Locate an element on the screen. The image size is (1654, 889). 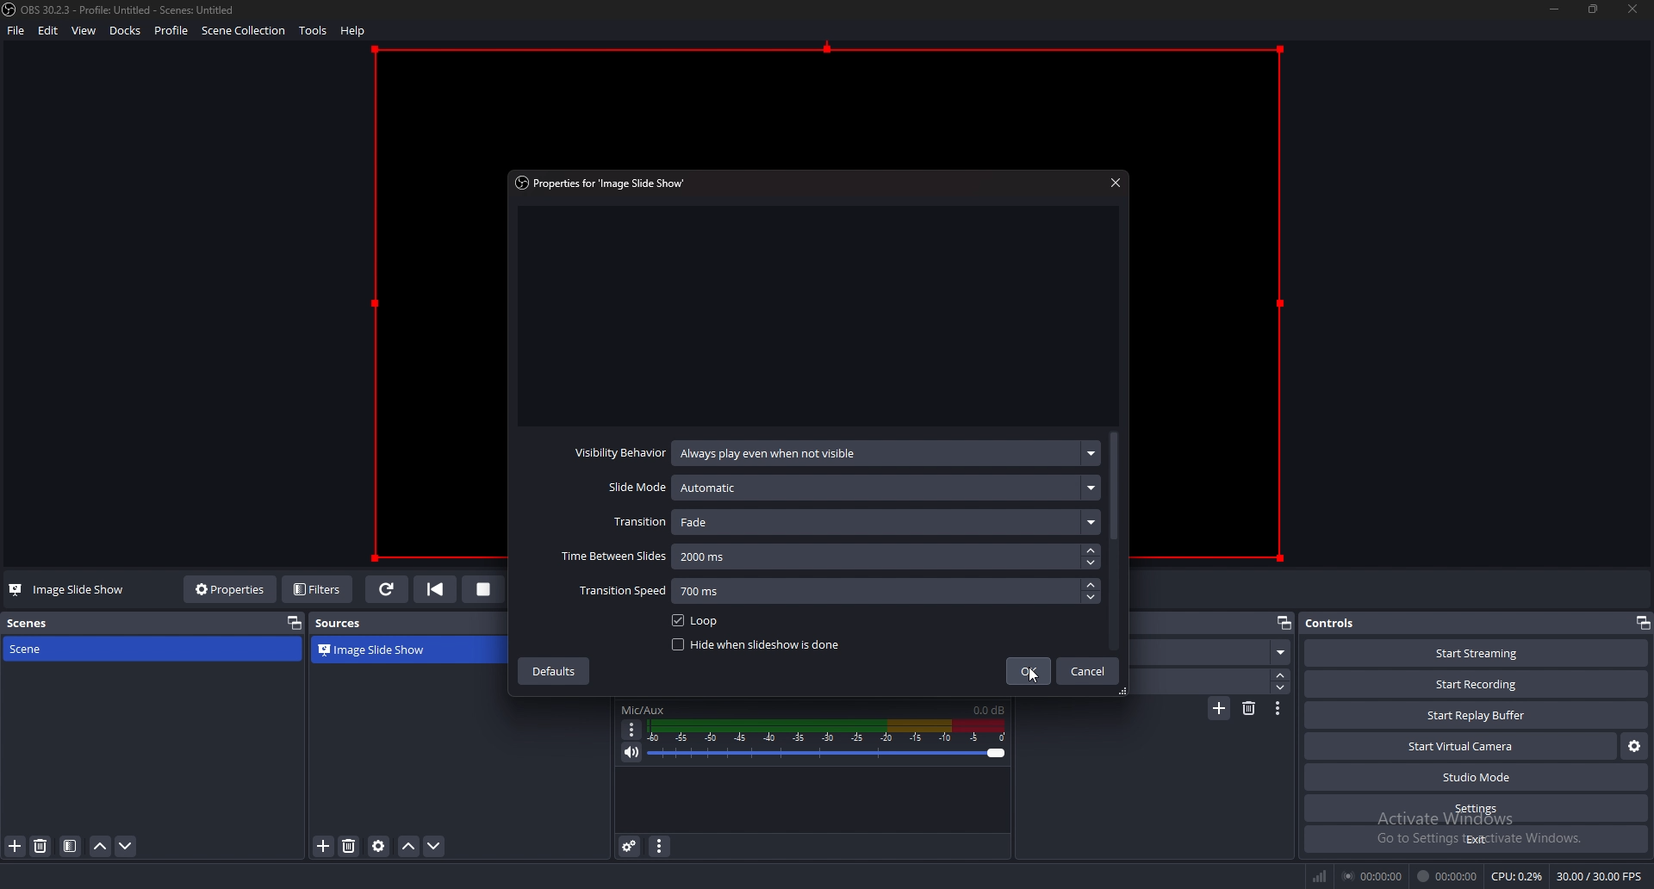
file is located at coordinates (16, 31).